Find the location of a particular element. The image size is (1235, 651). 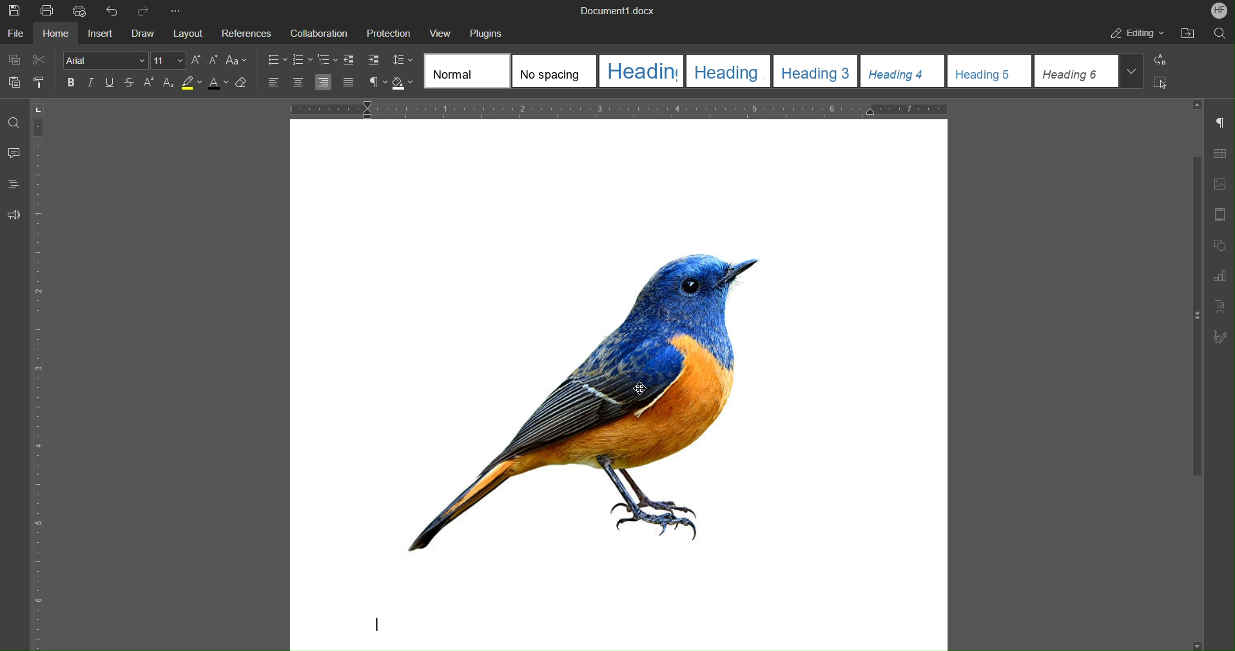

Save is located at coordinates (15, 10).